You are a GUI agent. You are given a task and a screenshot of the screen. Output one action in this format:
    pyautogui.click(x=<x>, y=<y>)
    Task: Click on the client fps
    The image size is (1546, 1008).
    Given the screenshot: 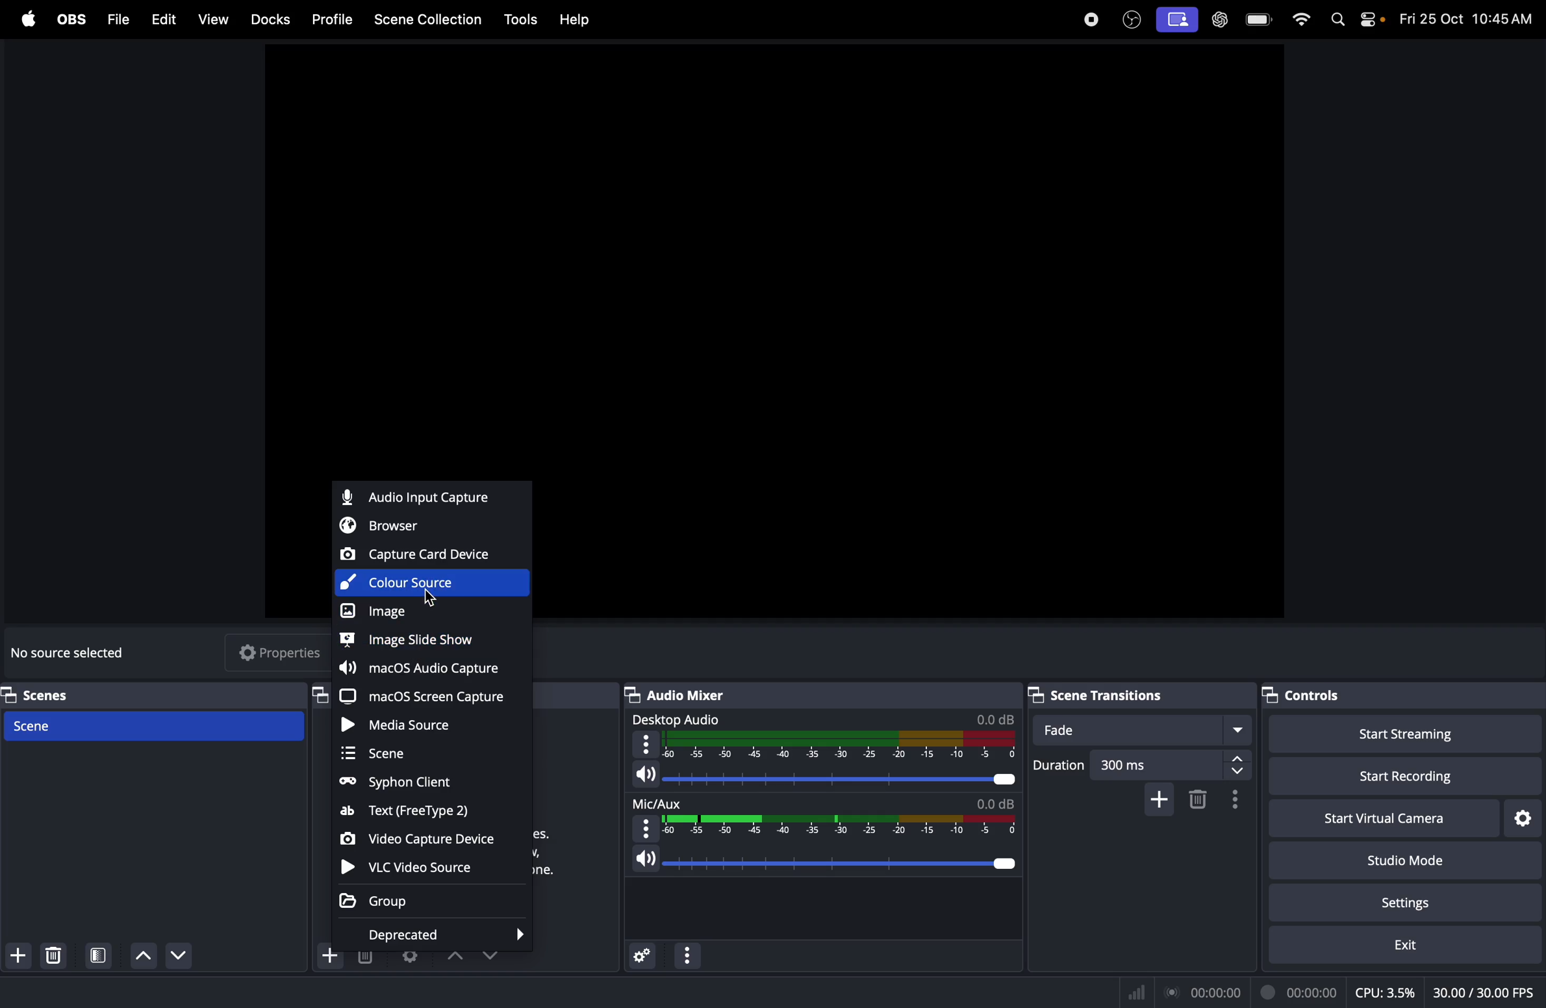 What is the action you would take?
    pyautogui.click(x=1480, y=987)
    